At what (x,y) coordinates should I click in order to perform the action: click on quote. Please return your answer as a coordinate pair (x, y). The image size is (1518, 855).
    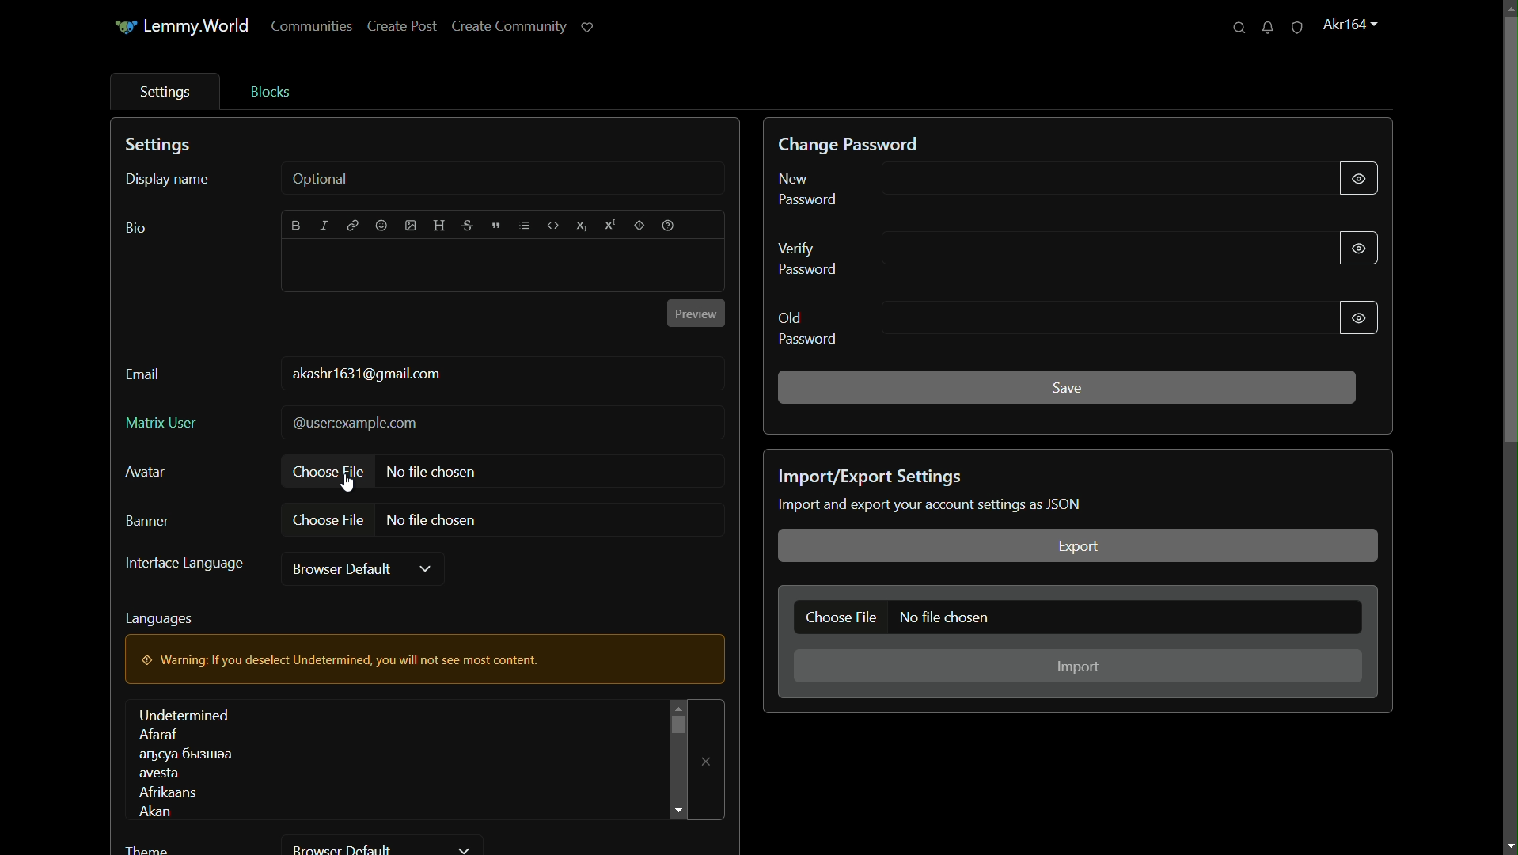
    Looking at the image, I should click on (495, 227).